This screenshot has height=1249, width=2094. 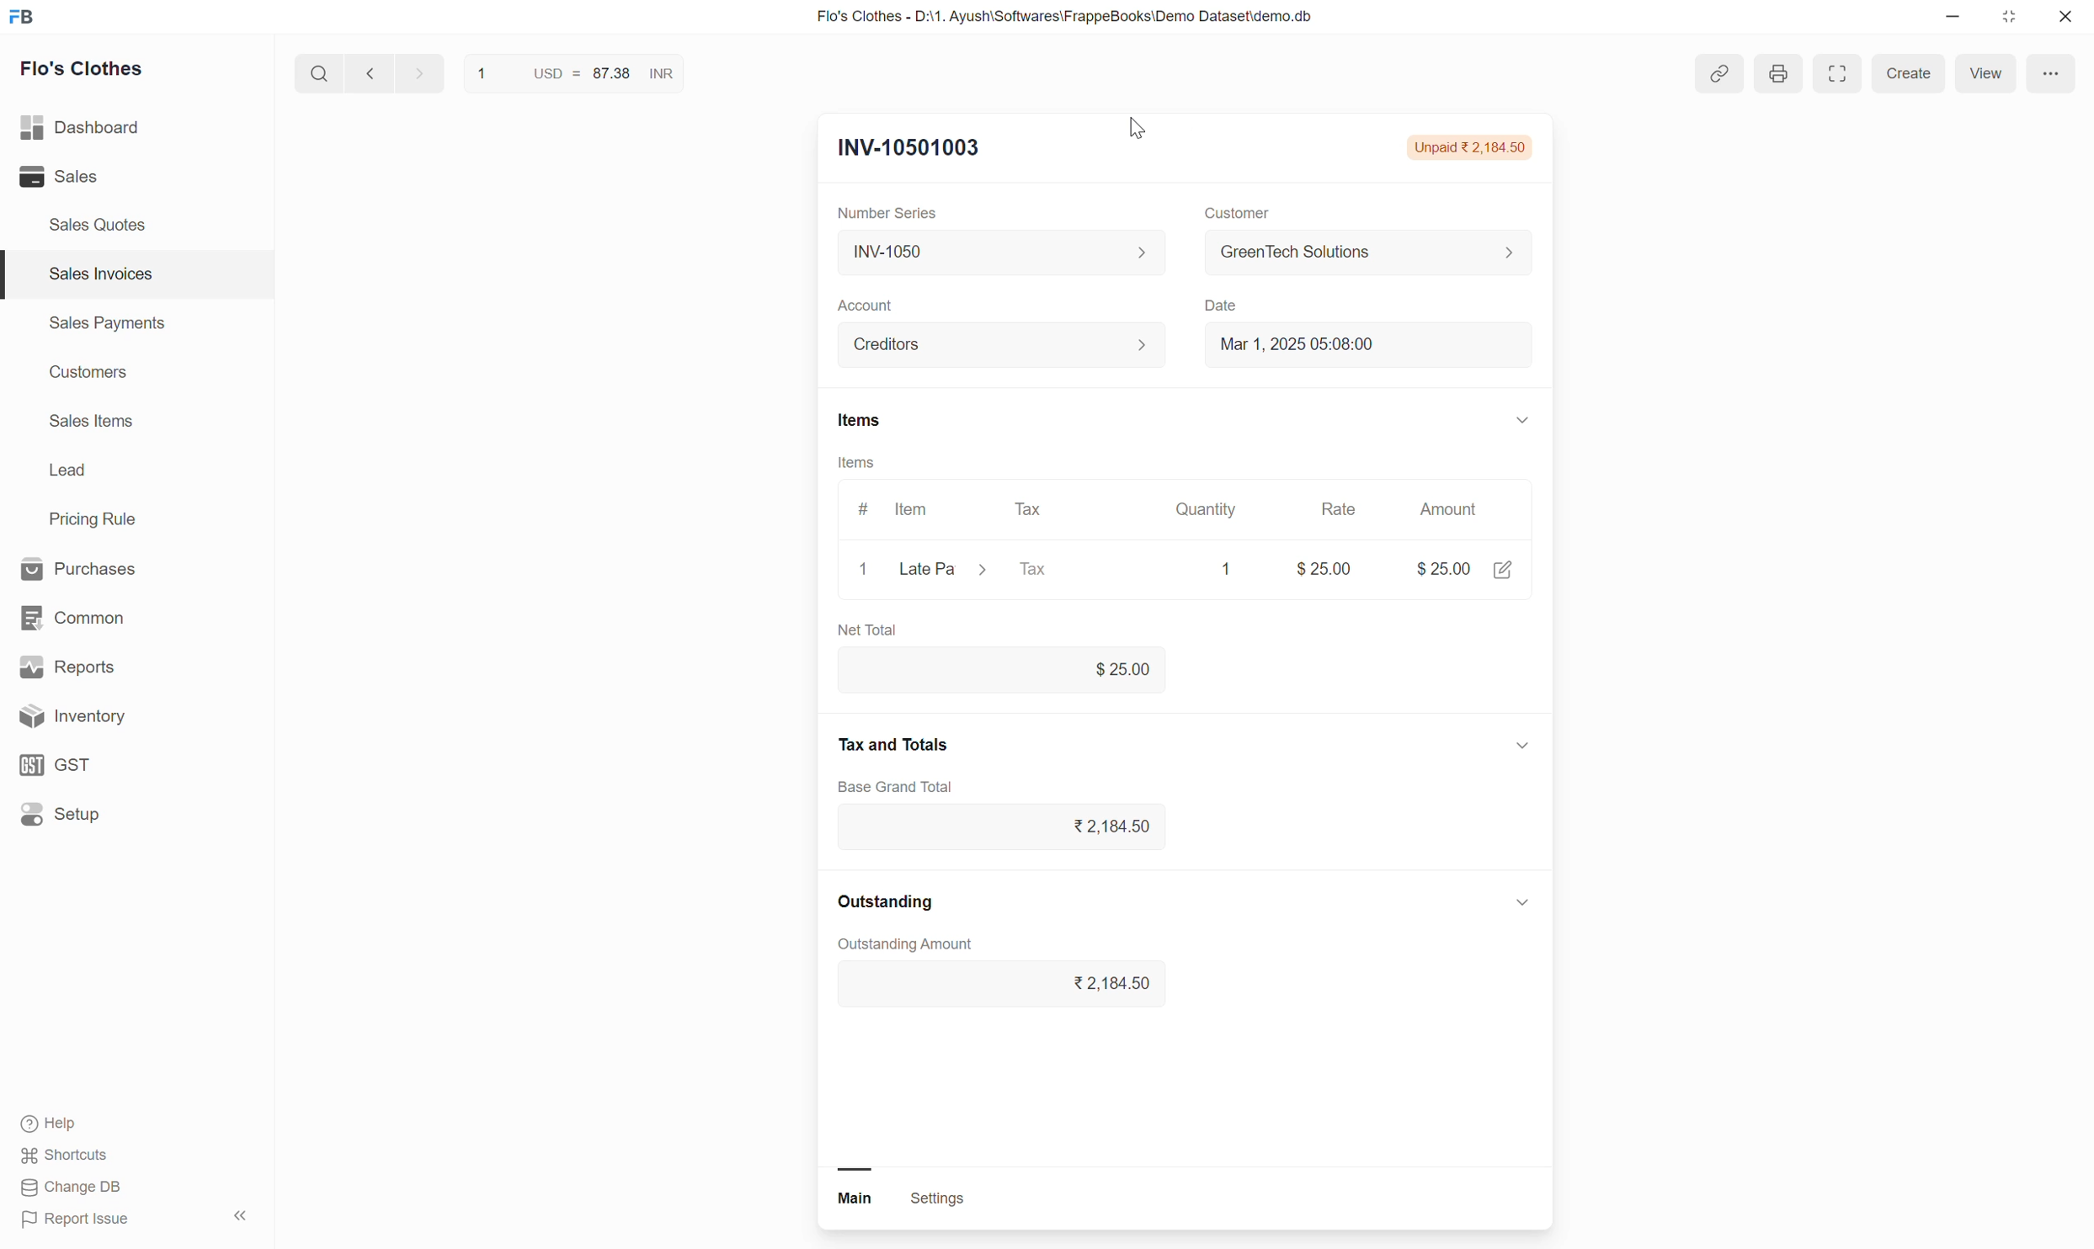 What do you see at coordinates (858, 570) in the screenshot?
I see `close ` at bounding box center [858, 570].